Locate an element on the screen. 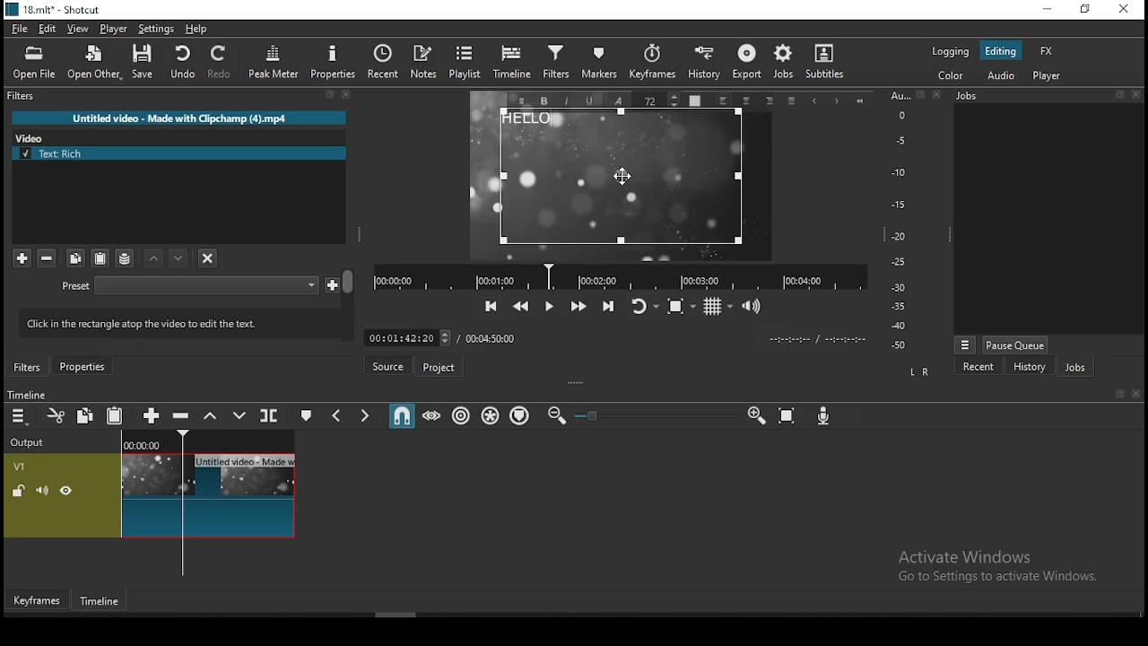  fx is located at coordinates (1048, 50).